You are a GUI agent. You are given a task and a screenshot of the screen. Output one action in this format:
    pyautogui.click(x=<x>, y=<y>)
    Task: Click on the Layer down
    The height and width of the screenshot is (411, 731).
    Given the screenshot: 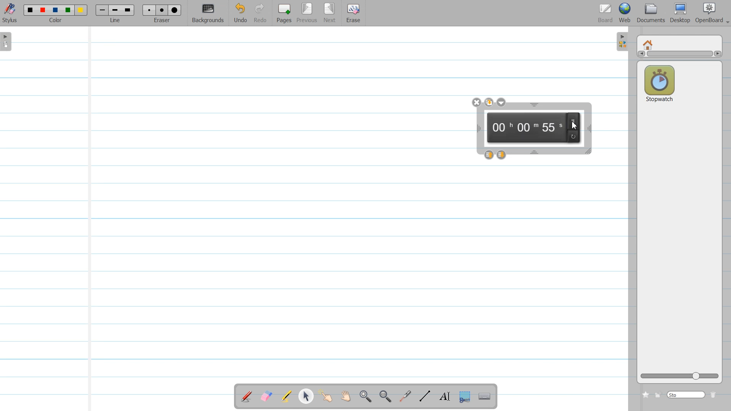 What is the action you would take?
    pyautogui.click(x=502, y=154)
    